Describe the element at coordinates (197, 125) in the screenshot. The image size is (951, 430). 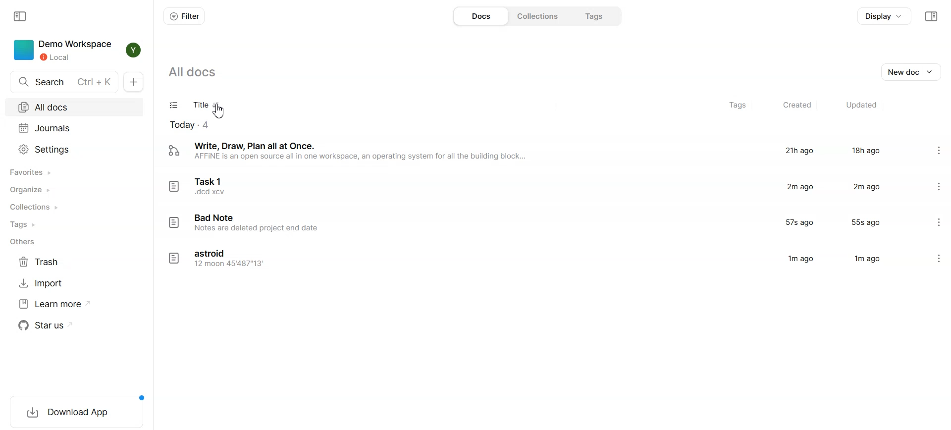
I see `Today` at that location.